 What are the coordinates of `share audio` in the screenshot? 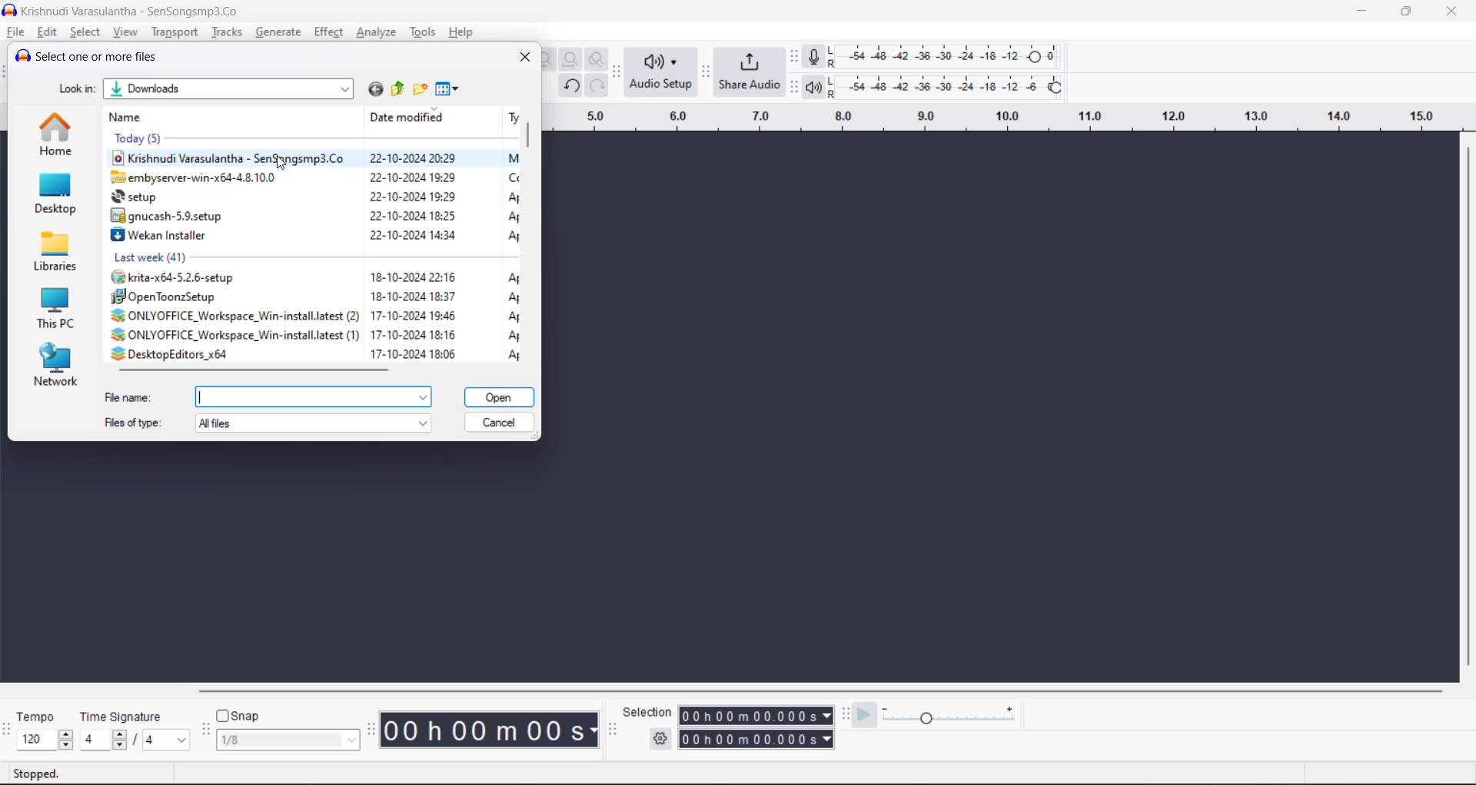 It's located at (750, 71).